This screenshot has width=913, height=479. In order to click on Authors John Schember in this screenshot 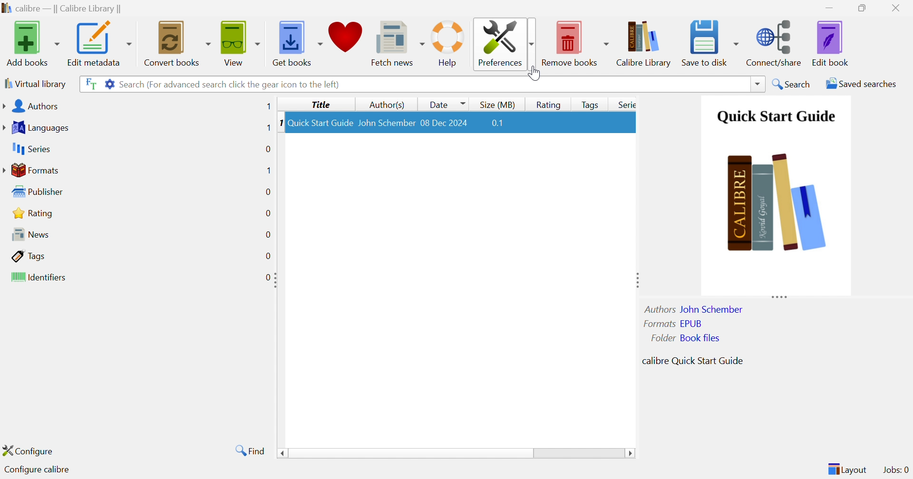, I will do `click(695, 309)`.